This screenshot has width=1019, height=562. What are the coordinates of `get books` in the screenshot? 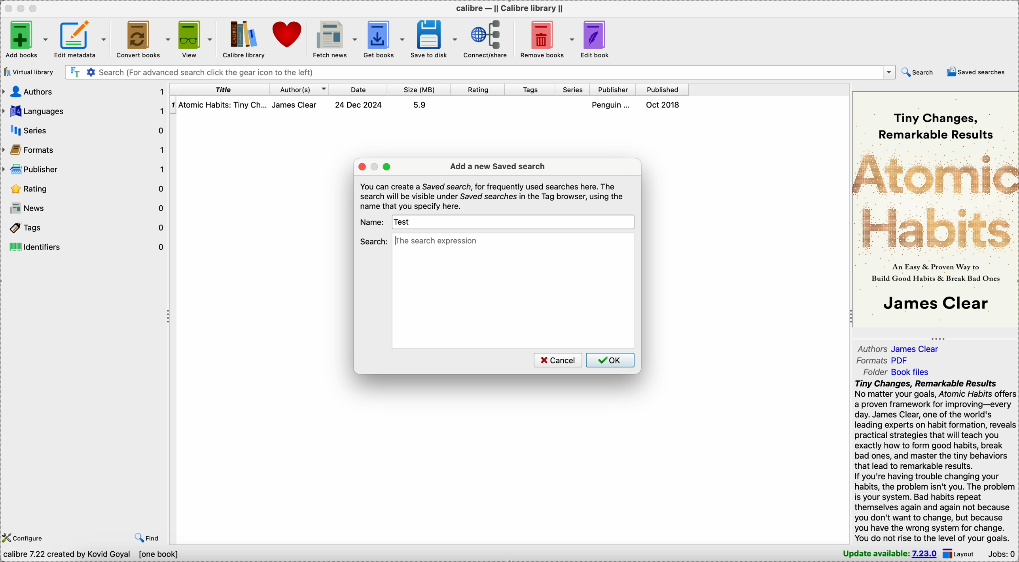 It's located at (385, 38).